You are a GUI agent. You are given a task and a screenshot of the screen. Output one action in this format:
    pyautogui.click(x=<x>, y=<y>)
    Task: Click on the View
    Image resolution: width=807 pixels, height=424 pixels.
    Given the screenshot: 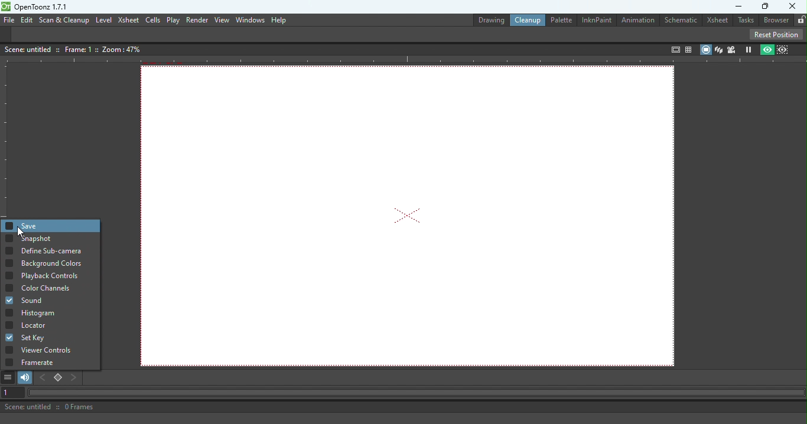 What is the action you would take?
    pyautogui.click(x=222, y=20)
    